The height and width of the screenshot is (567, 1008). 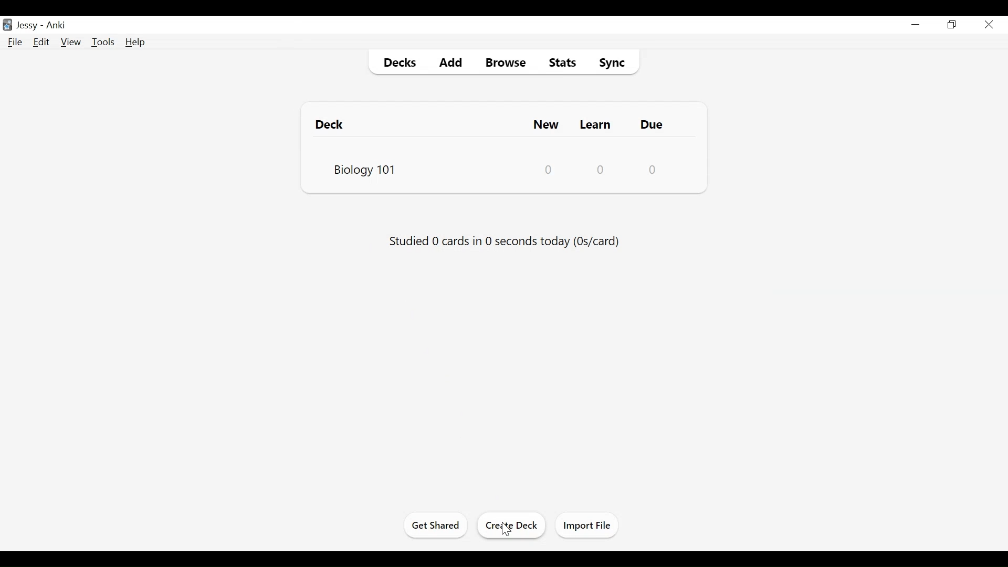 I want to click on Profile Name, so click(x=28, y=24).